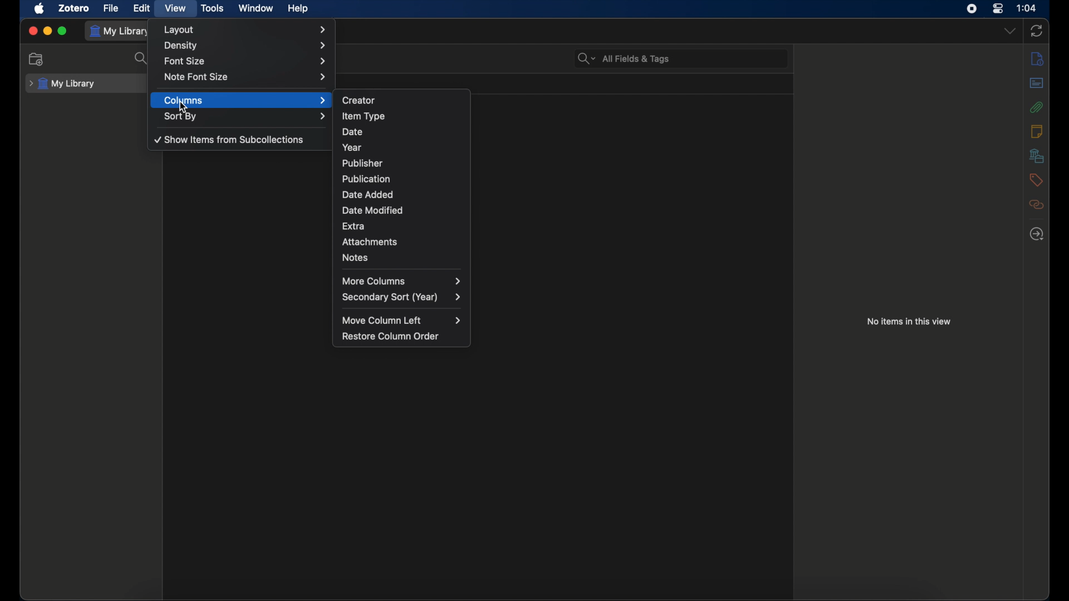 The image size is (1069, 601). I want to click on time, so click(1026, 7).